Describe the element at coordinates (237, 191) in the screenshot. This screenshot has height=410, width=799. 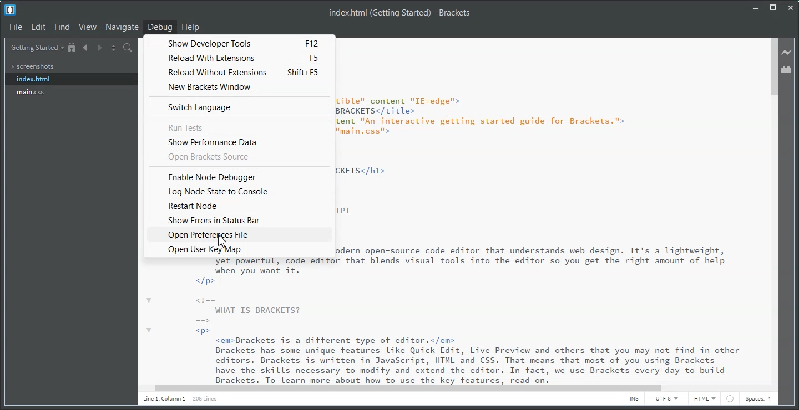
I see `Log Node State to Console` at that location.